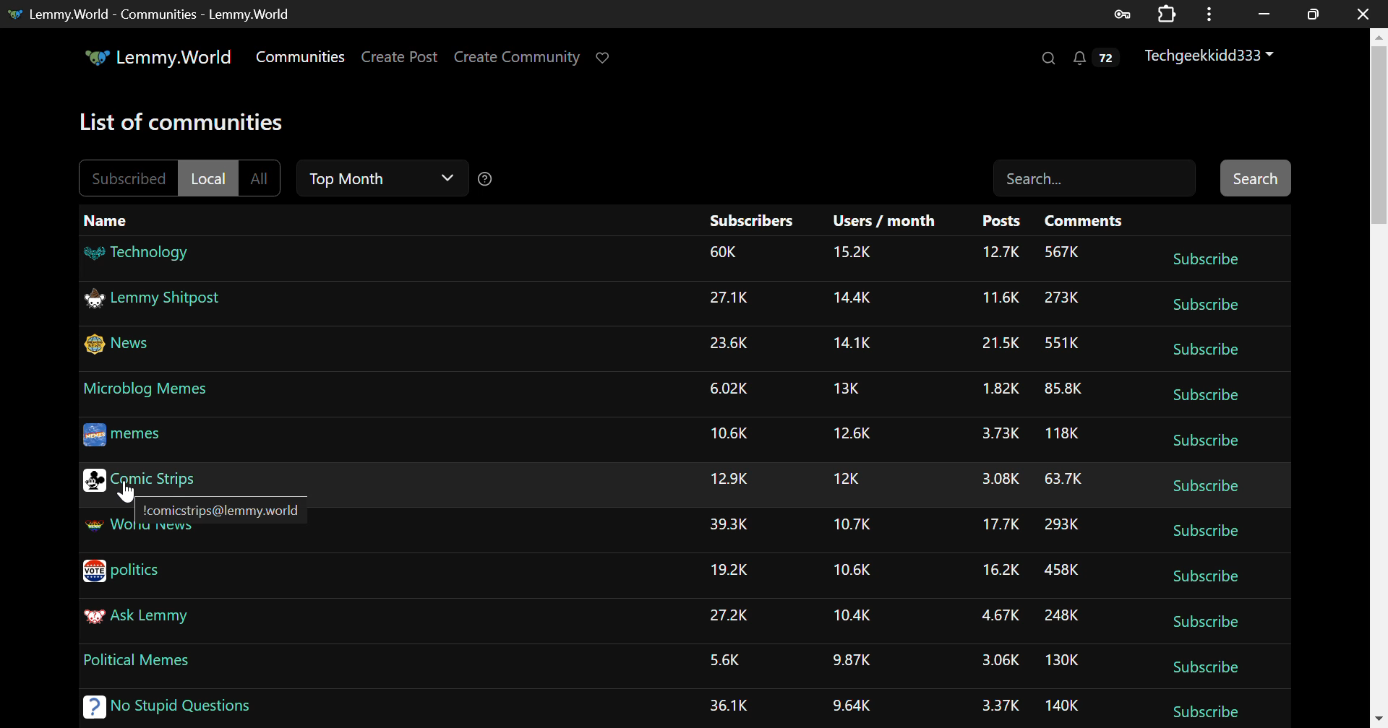  What do you see at coordinates (137, 532) in the screenshot?
I see `World News` at bounding box center [137, 532].